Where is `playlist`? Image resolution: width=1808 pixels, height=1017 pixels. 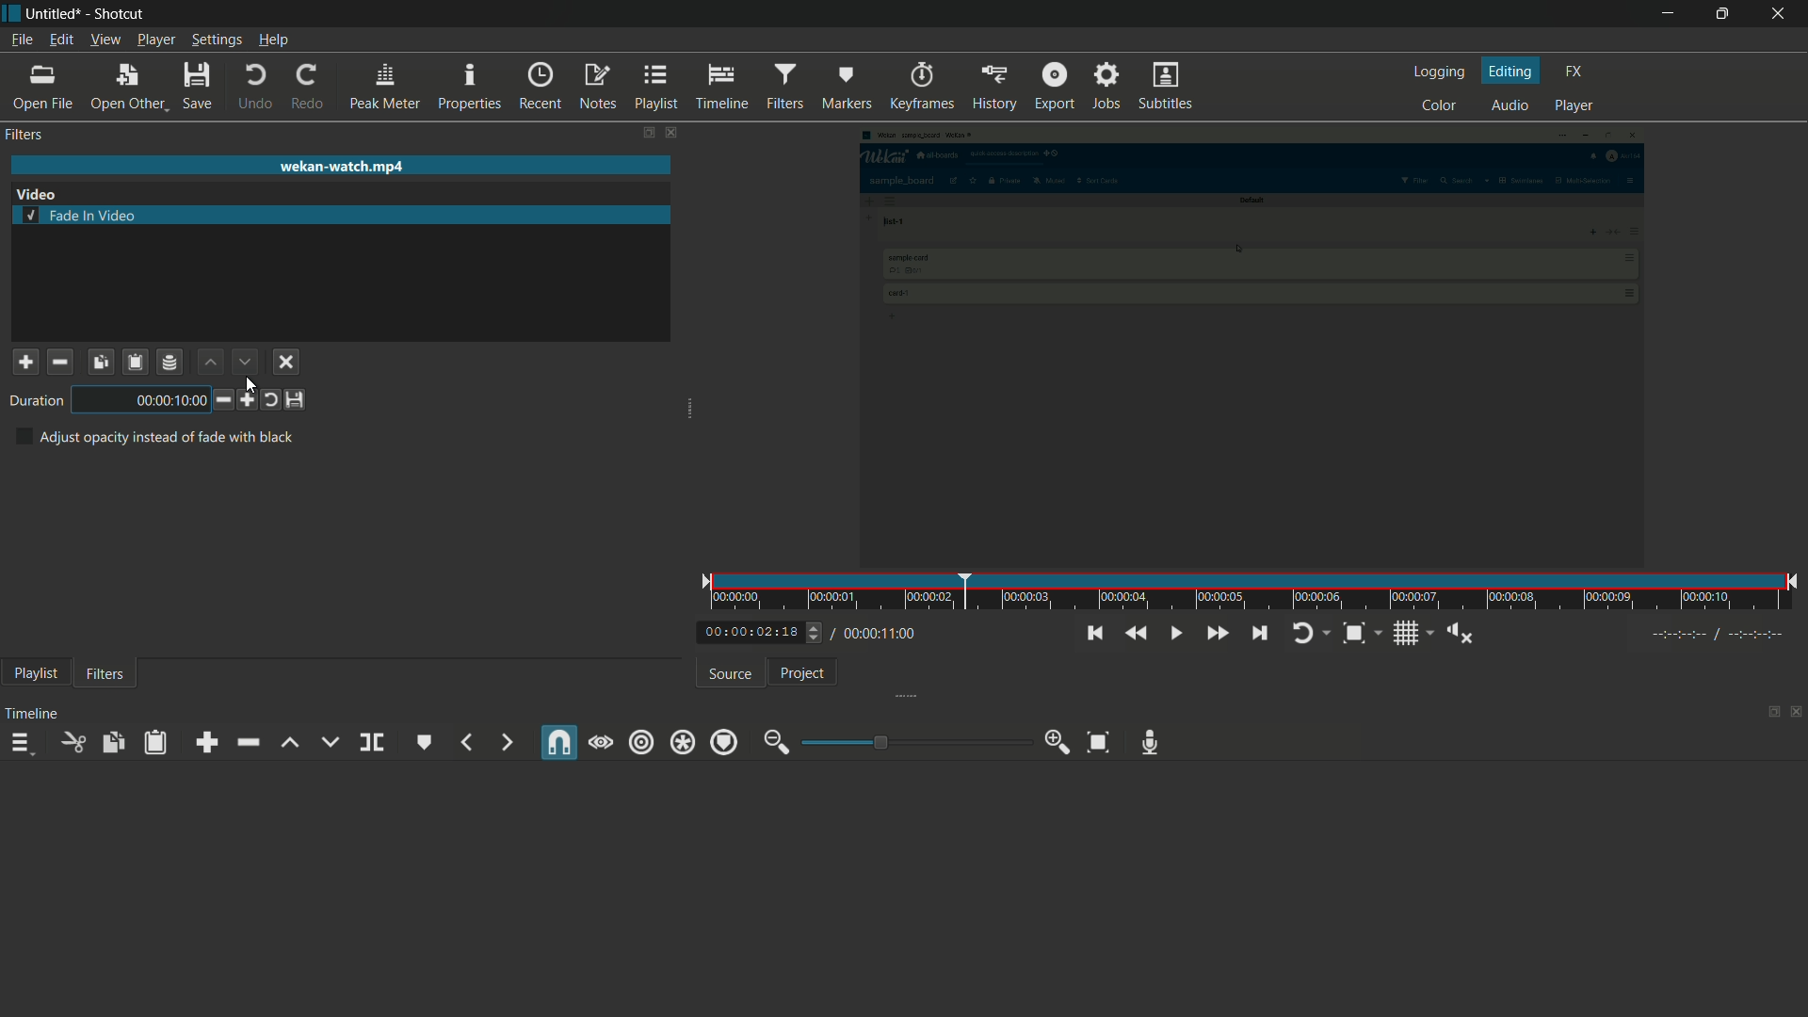
playlist is located at coordinates (654, 88).